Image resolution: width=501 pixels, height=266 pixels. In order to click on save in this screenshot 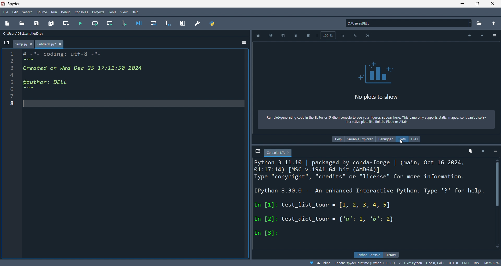, I will do `click(37, 23)`.